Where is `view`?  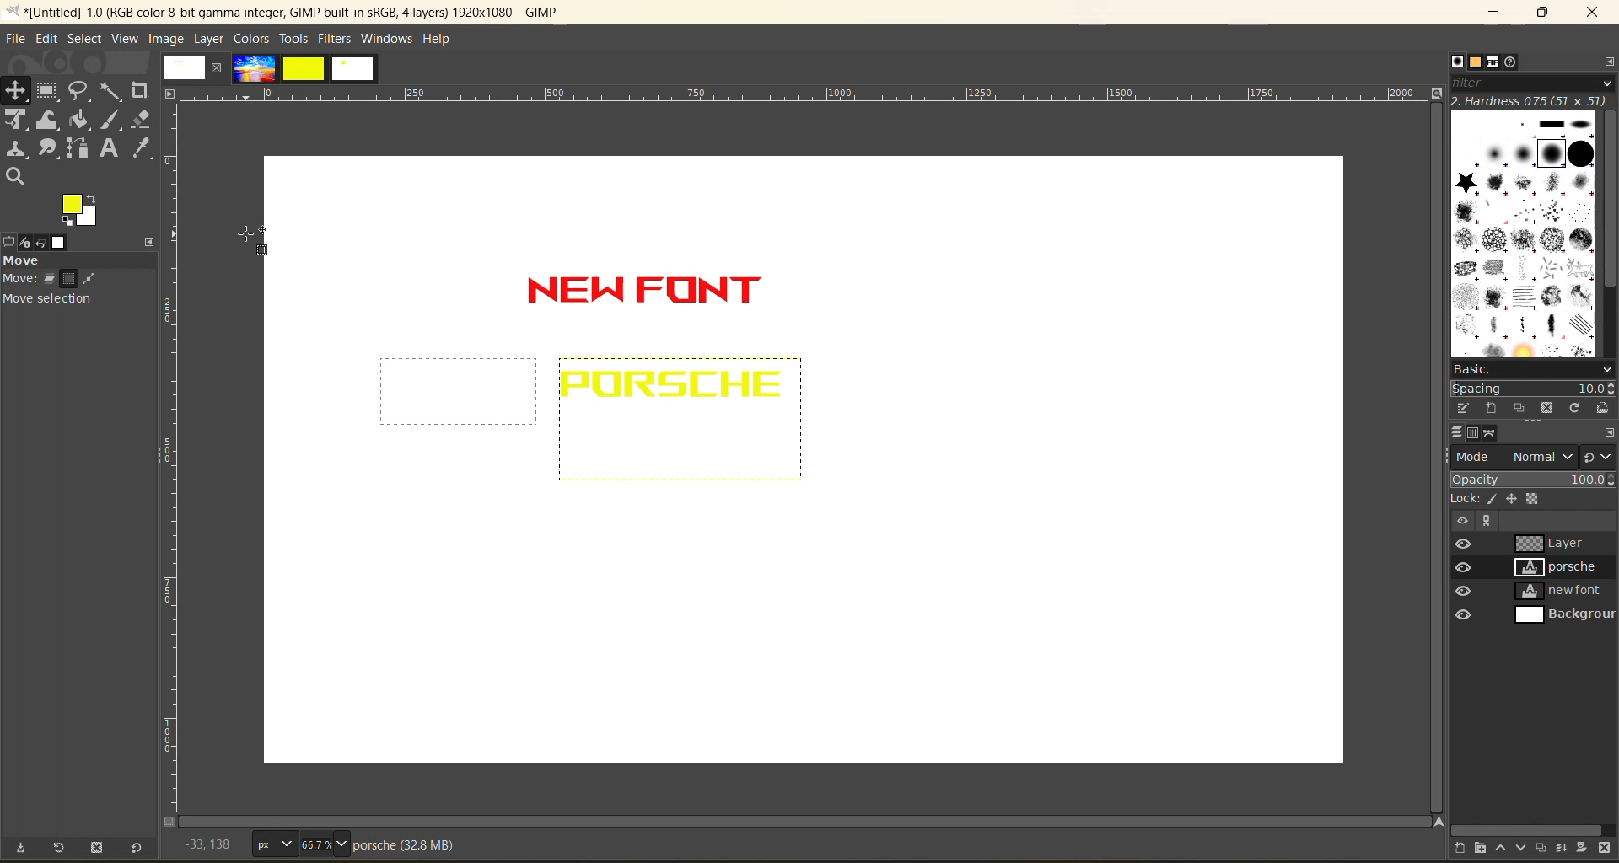
view is located at coordinates (1460, 521).